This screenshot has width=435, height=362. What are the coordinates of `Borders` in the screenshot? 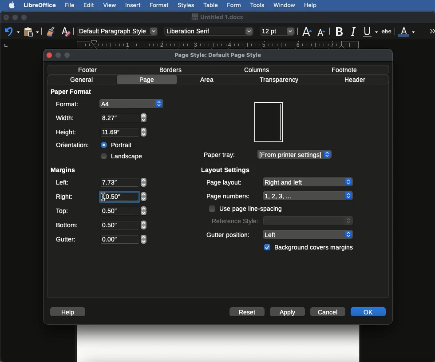 It's located at (171, 70).